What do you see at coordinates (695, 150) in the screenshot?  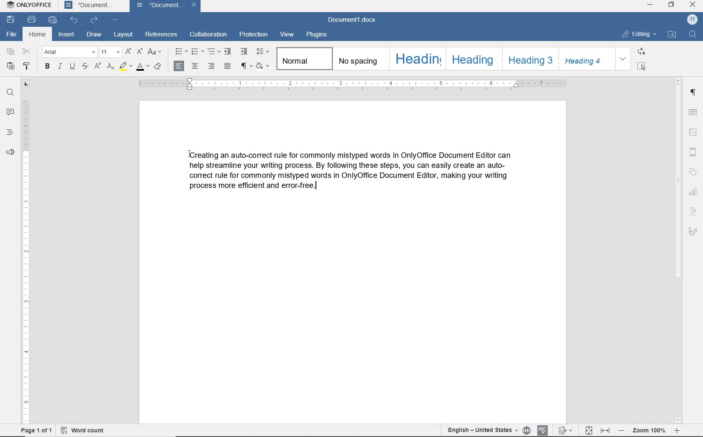 I see `header & footer` at bounding box center [695, 150].